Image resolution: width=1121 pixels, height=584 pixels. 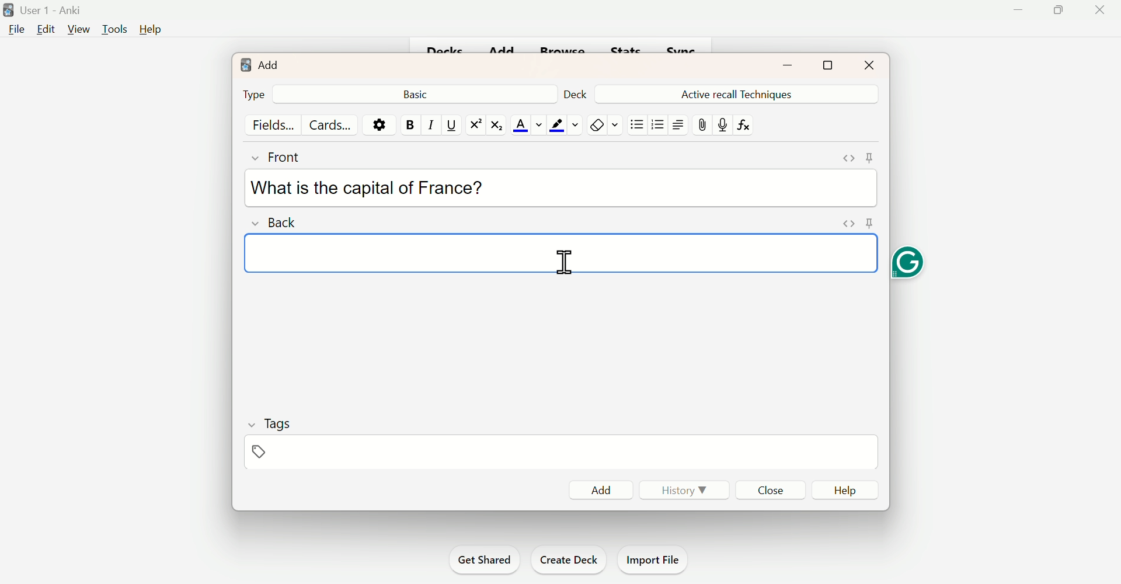 What do you see at coordinates (525, 124) in the screenshot?
I see `Text Color` at bounding box center [525, 124].